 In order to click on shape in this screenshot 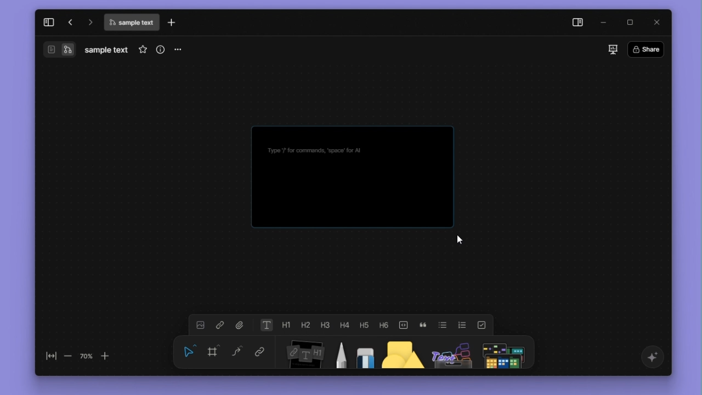, I will do `click(398, 353)`.